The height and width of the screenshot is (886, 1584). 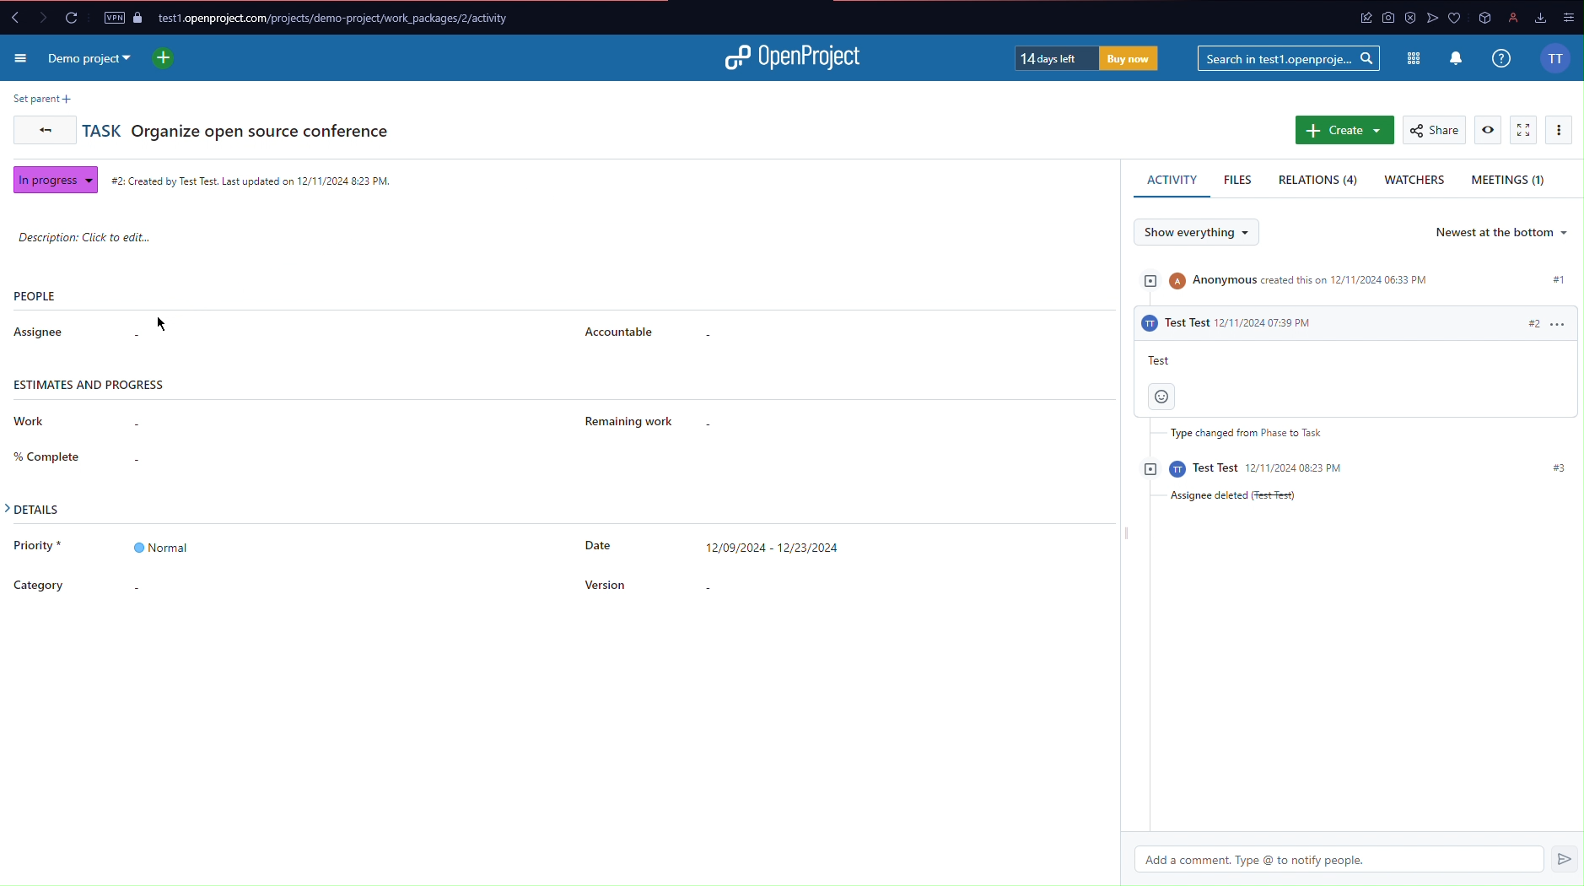 I want to click on options, so click(x=1567, y=15).